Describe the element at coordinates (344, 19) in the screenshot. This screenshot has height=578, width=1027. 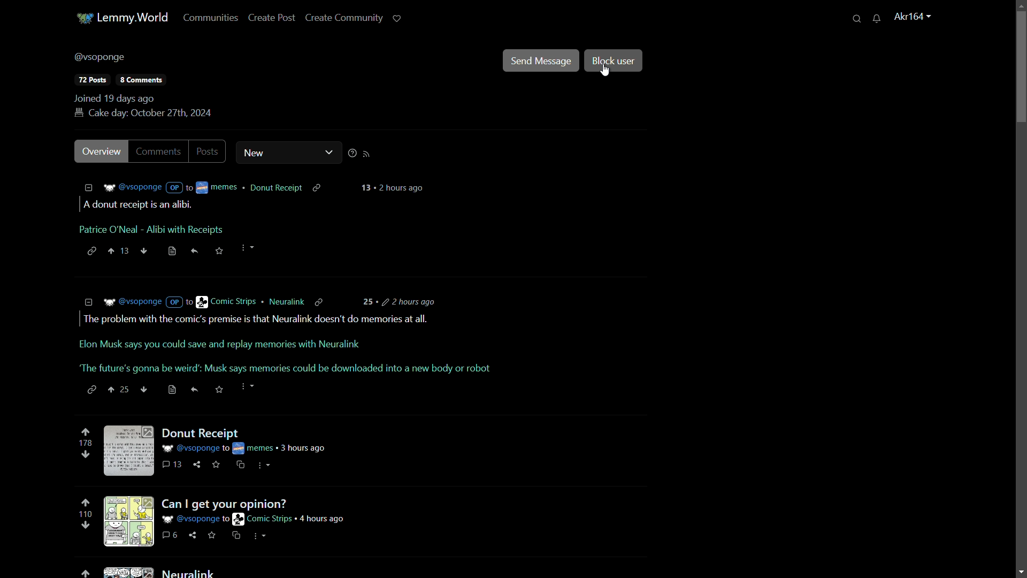
I see `create community` at that location.